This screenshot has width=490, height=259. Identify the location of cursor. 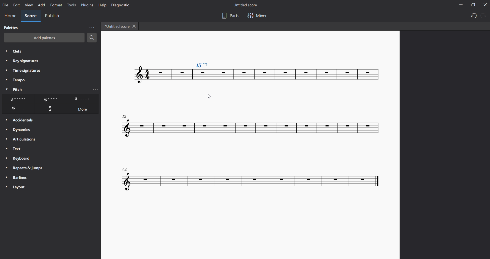
(210, 97).